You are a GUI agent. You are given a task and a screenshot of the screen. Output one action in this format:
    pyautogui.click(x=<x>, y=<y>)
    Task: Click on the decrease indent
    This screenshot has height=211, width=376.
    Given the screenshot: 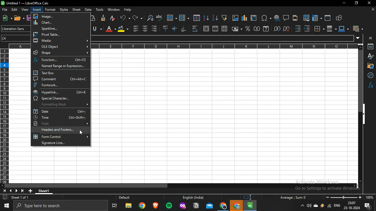 What is the action you would take?
    pyautogui.click(x=307, y=29)
    